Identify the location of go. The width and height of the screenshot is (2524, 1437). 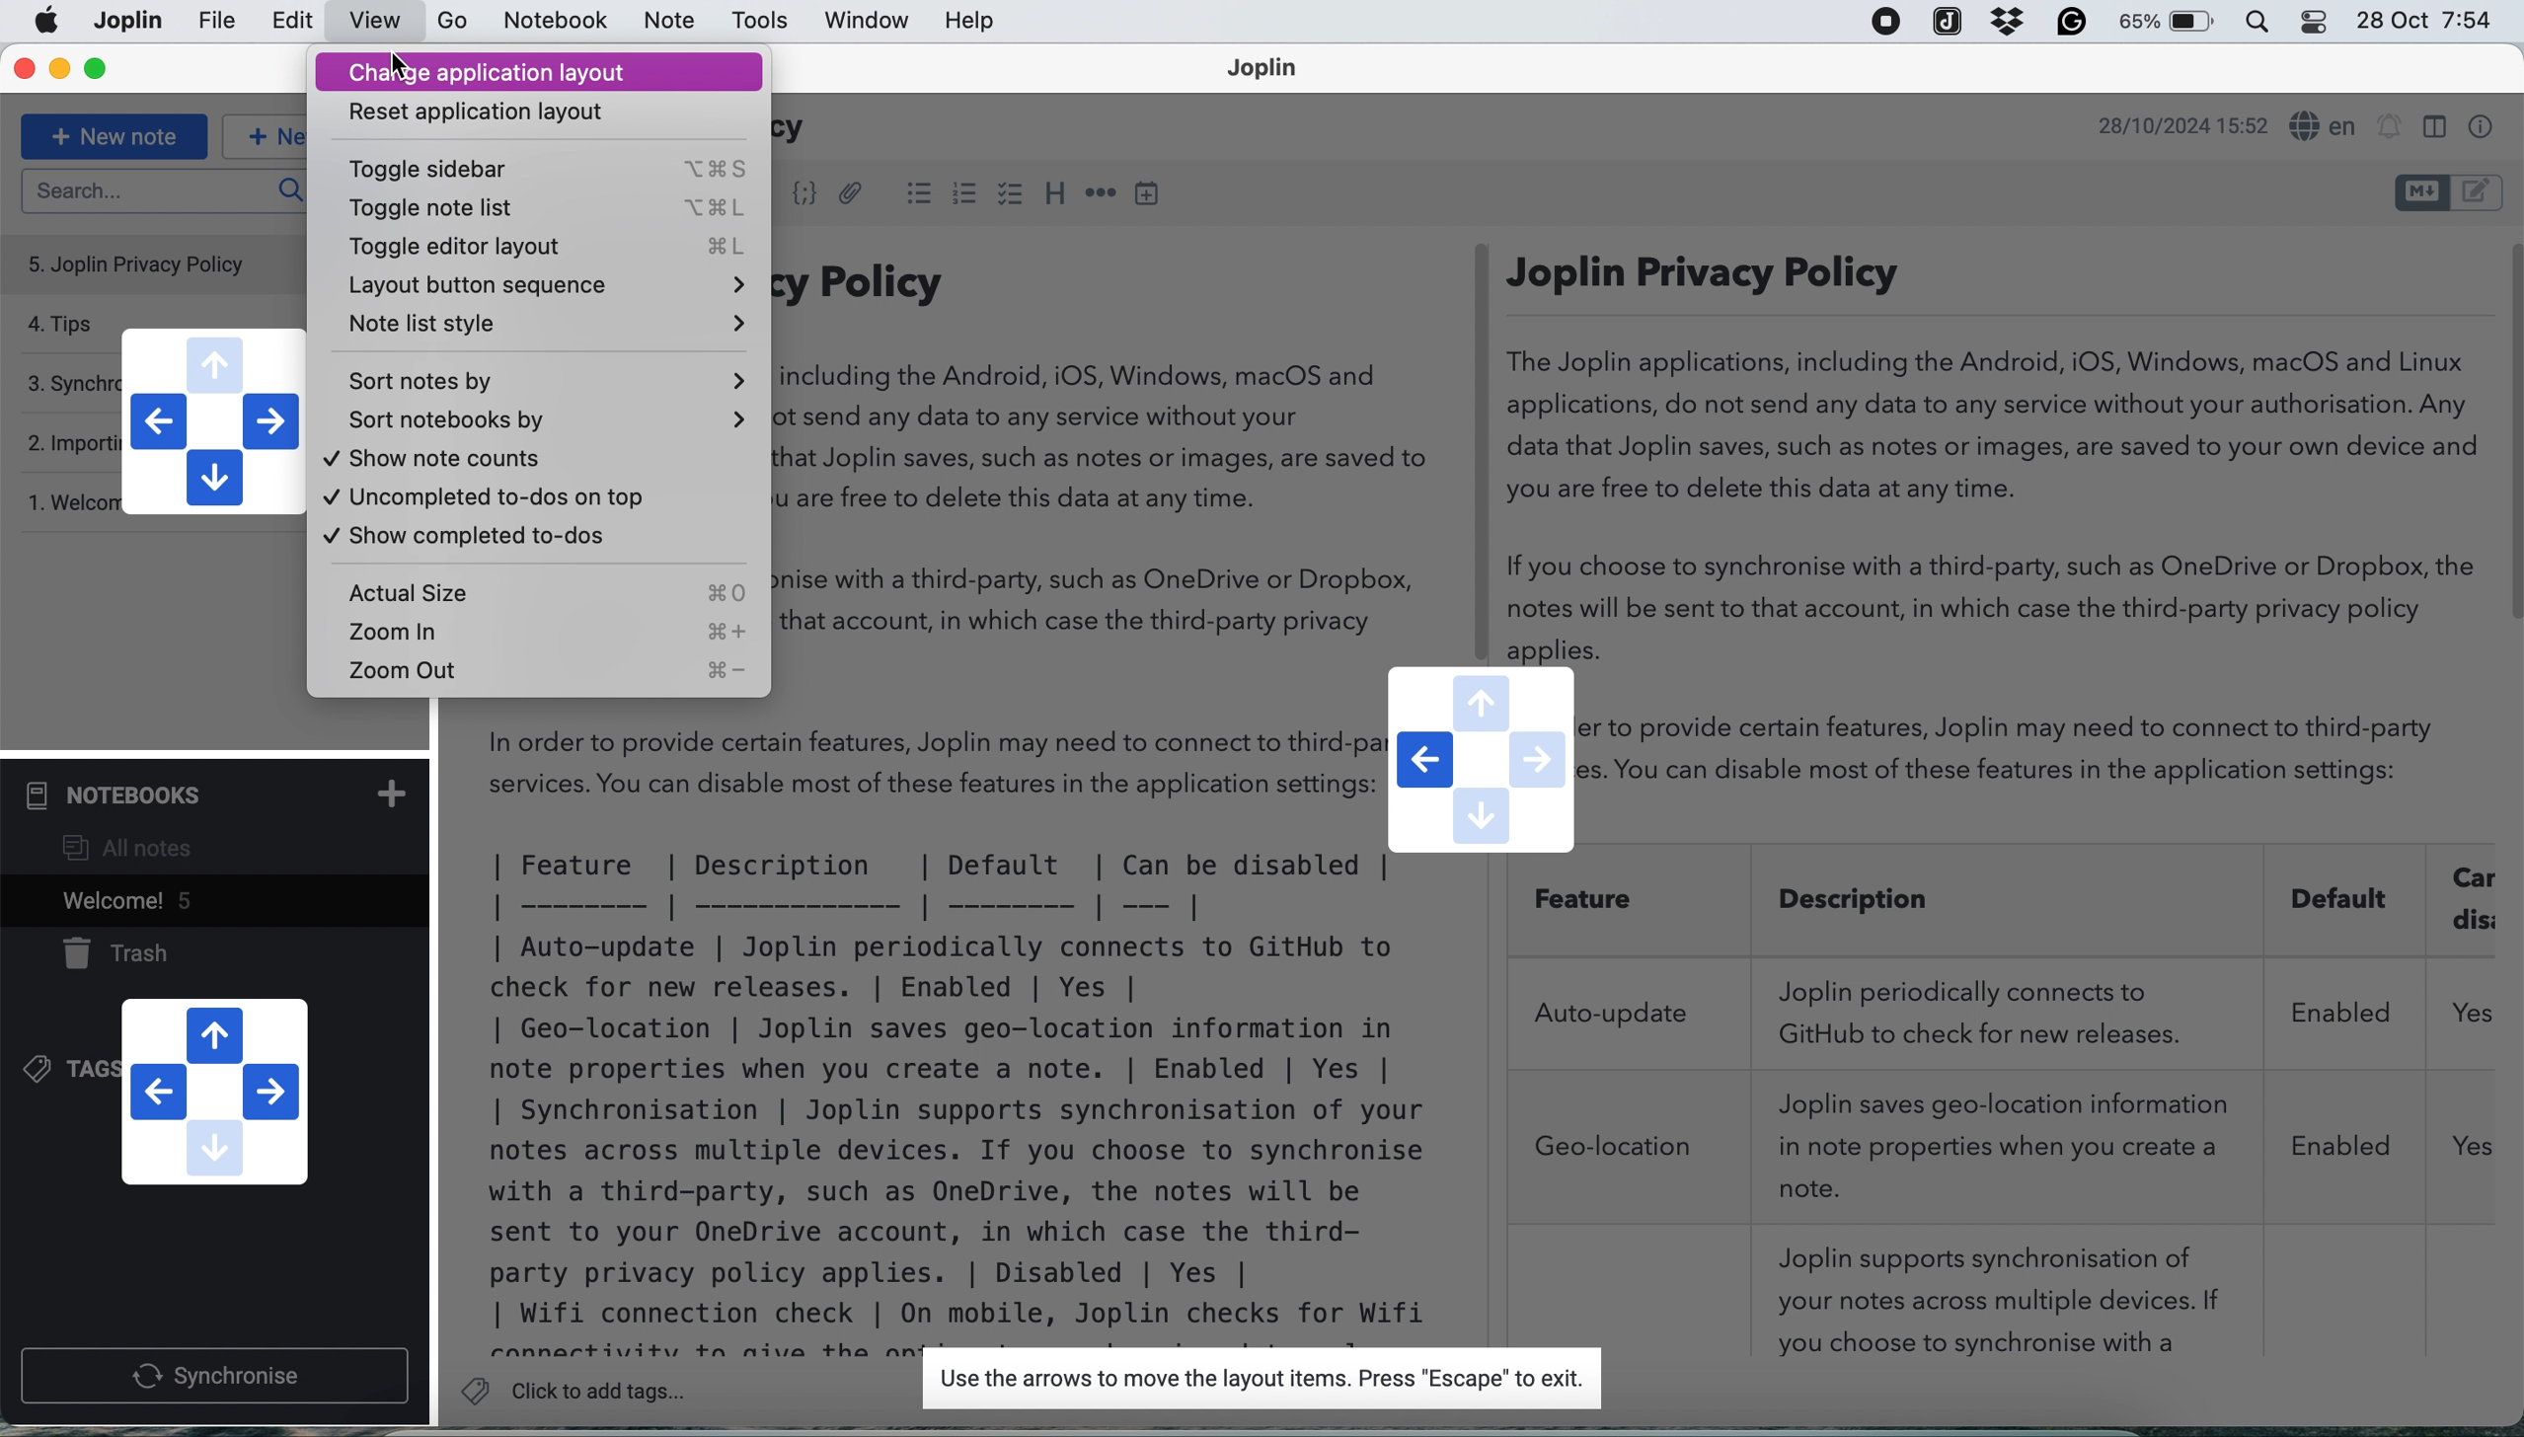
(454, 23).